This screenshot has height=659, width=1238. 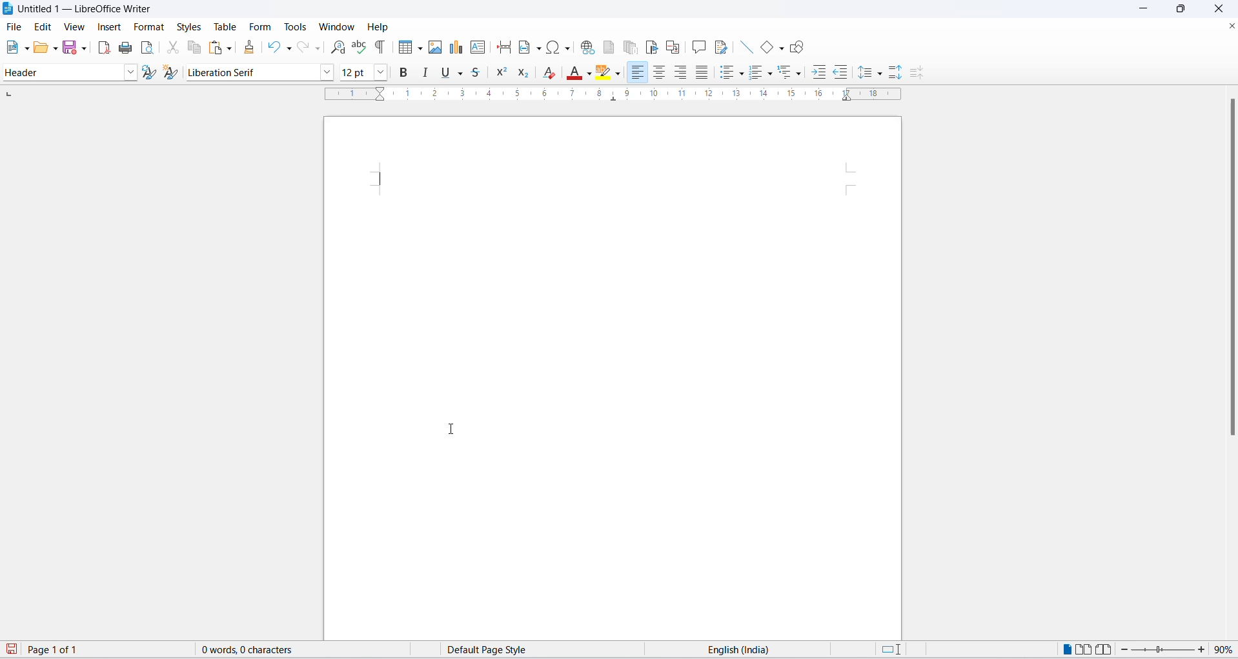 What do you see at coordinates (402, 48) in the screenshot?
I see `insert grid` at bounding box center [402, 48].